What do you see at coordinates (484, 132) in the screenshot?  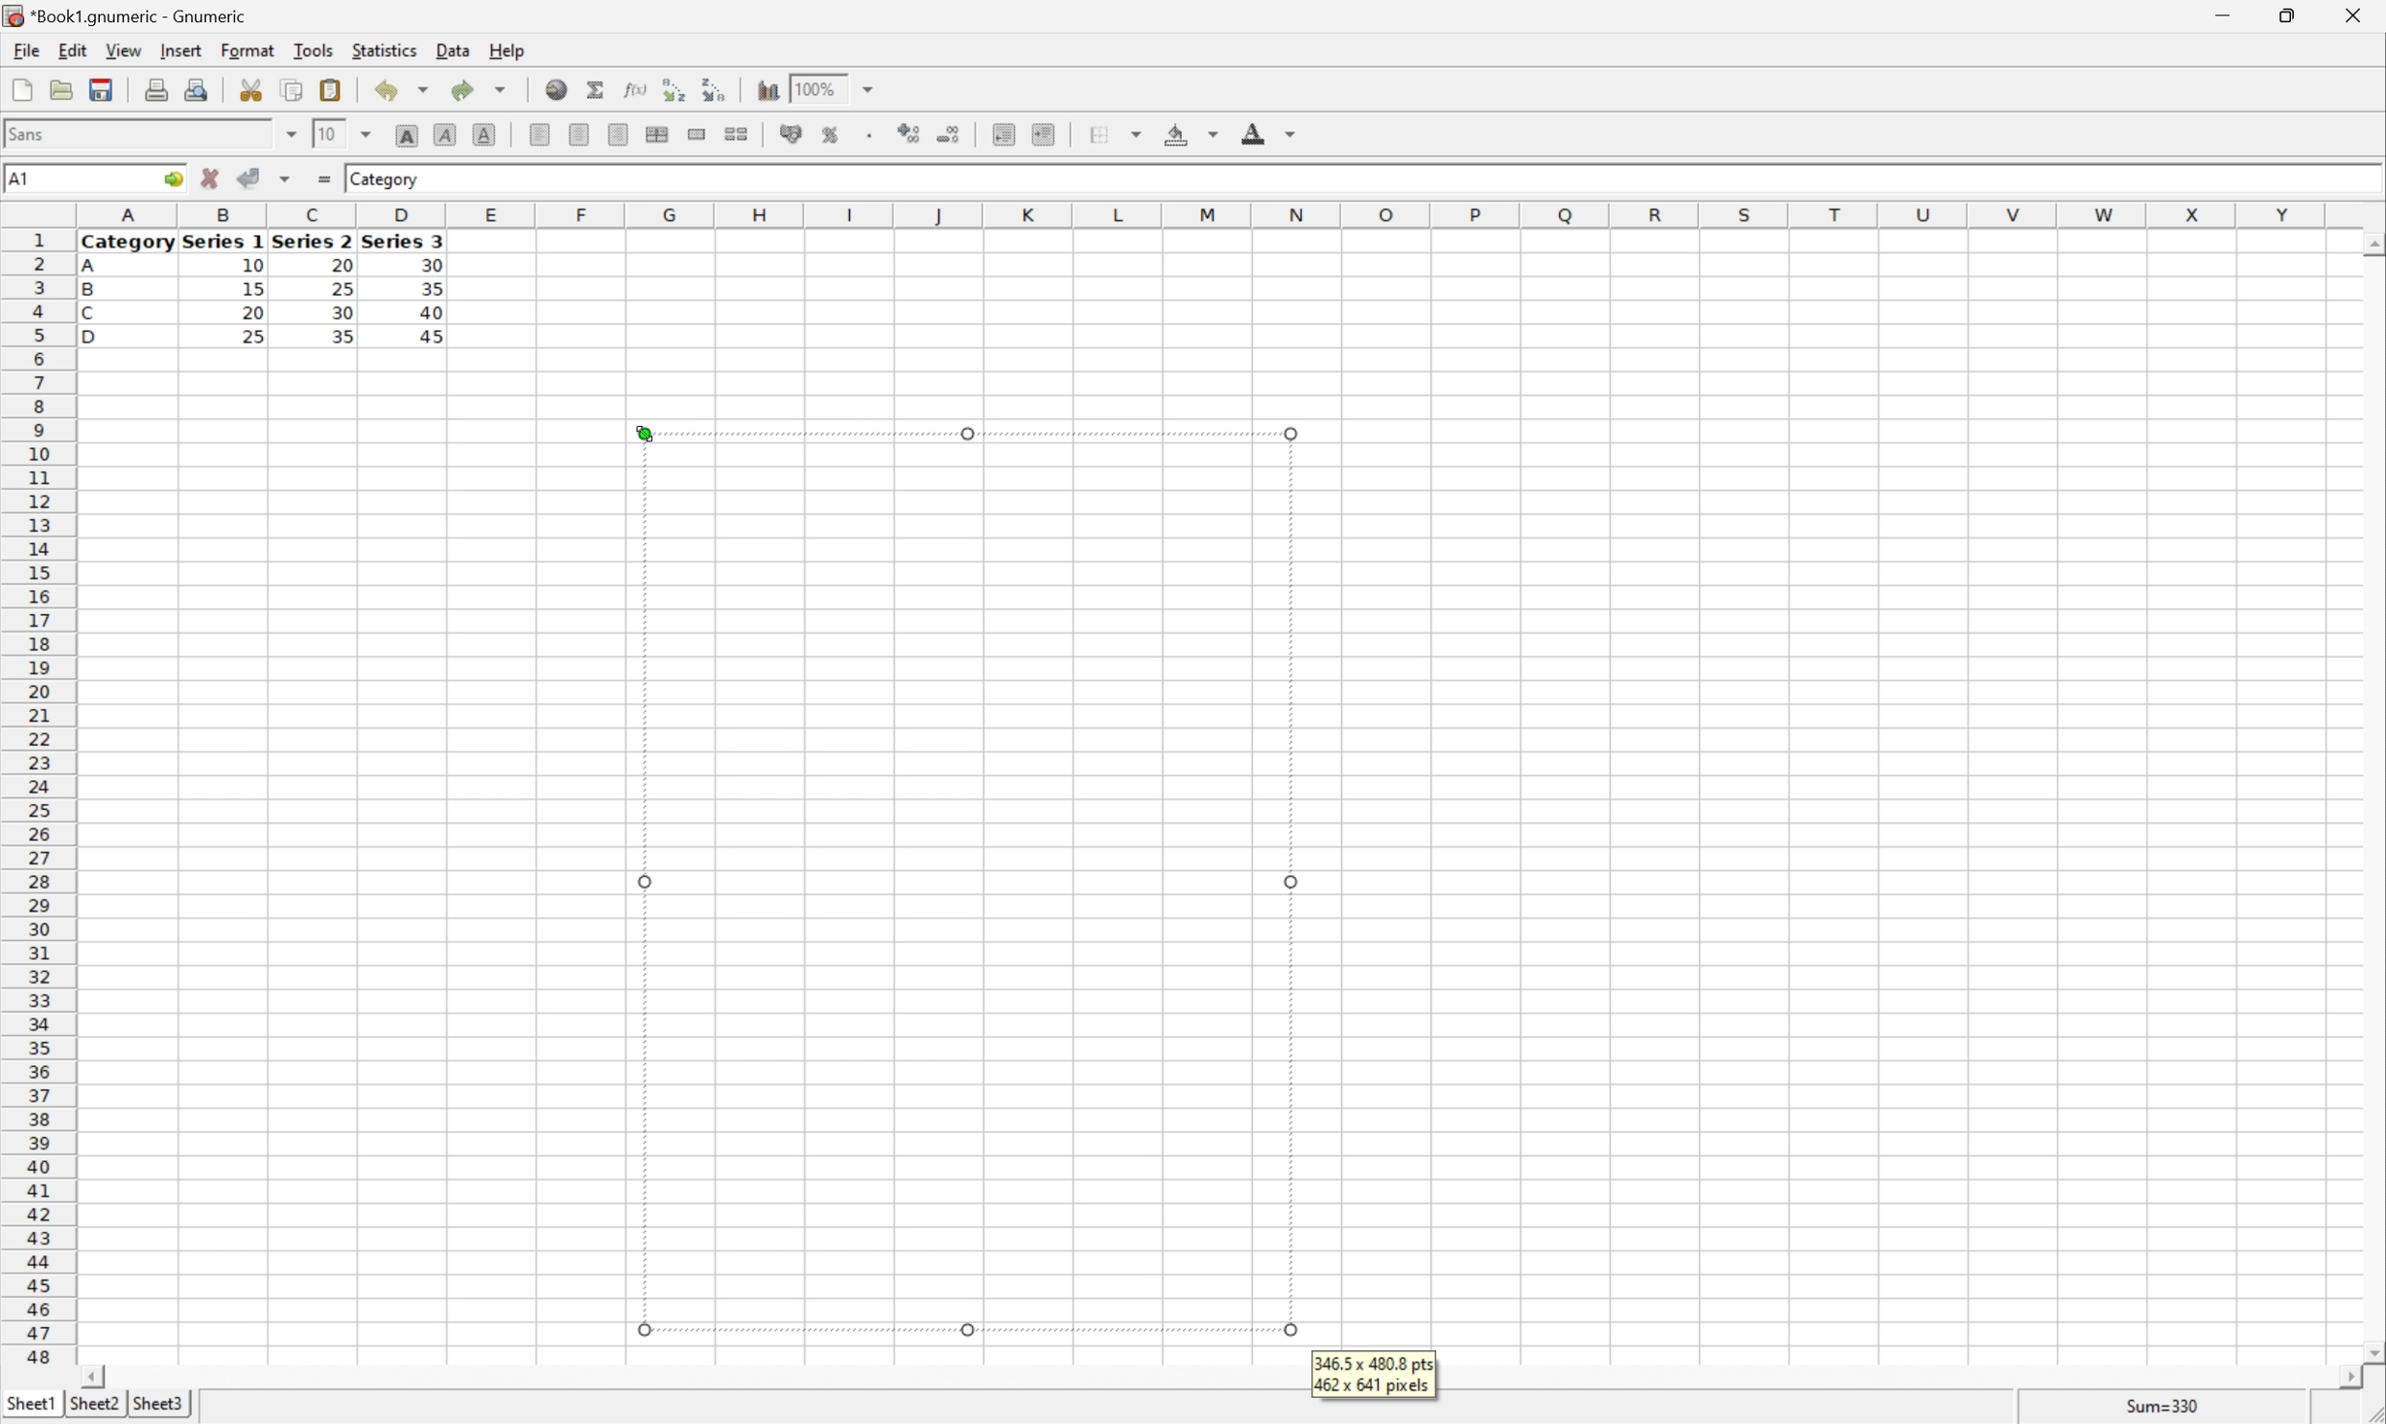 I see `Underline` at bounding box center [484, 132].